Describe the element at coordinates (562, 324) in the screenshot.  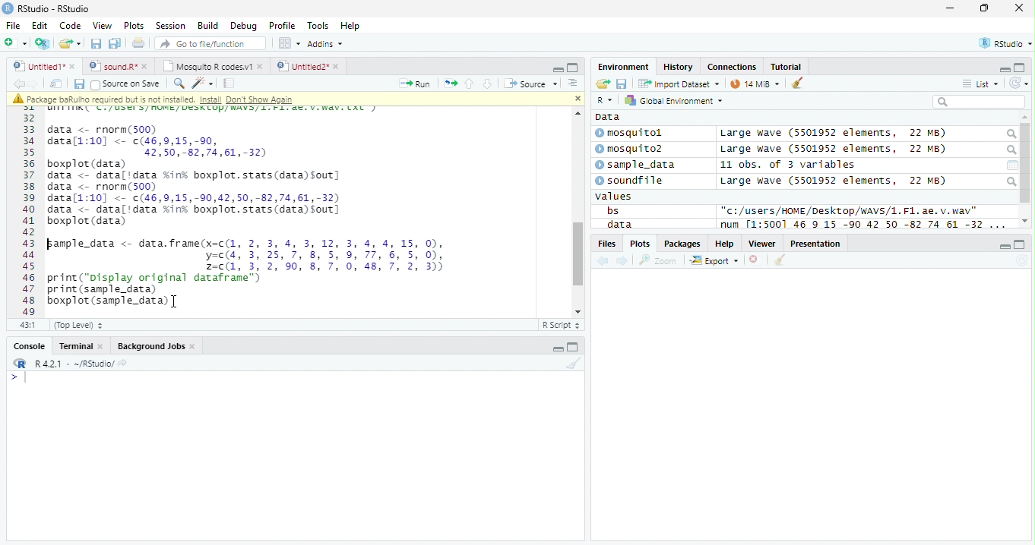
I see `R Script` at that location.